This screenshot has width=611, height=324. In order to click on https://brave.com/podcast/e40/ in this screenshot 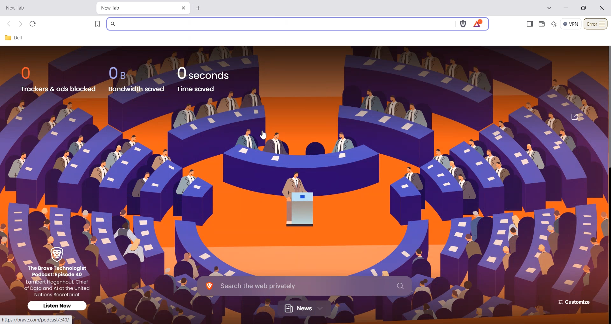, I will do `click(35, 321)`.